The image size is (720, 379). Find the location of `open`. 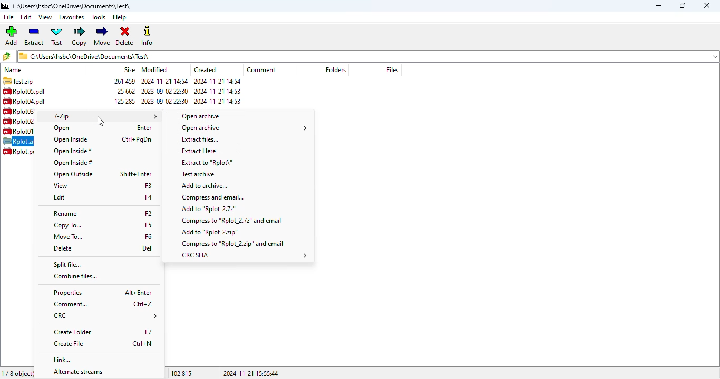

open is located at coordinates (62, 128).